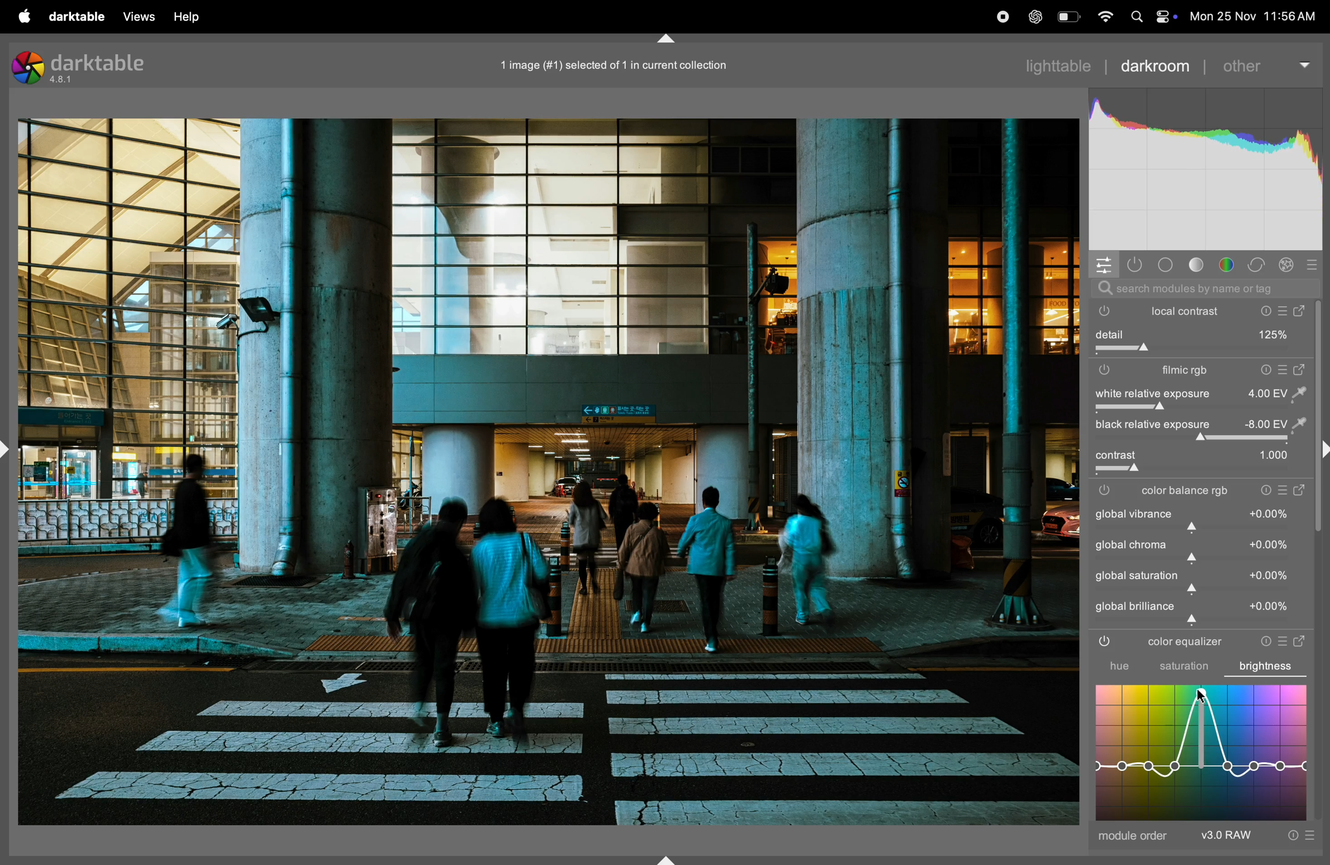  I want to click on base , so click(1164, 262).